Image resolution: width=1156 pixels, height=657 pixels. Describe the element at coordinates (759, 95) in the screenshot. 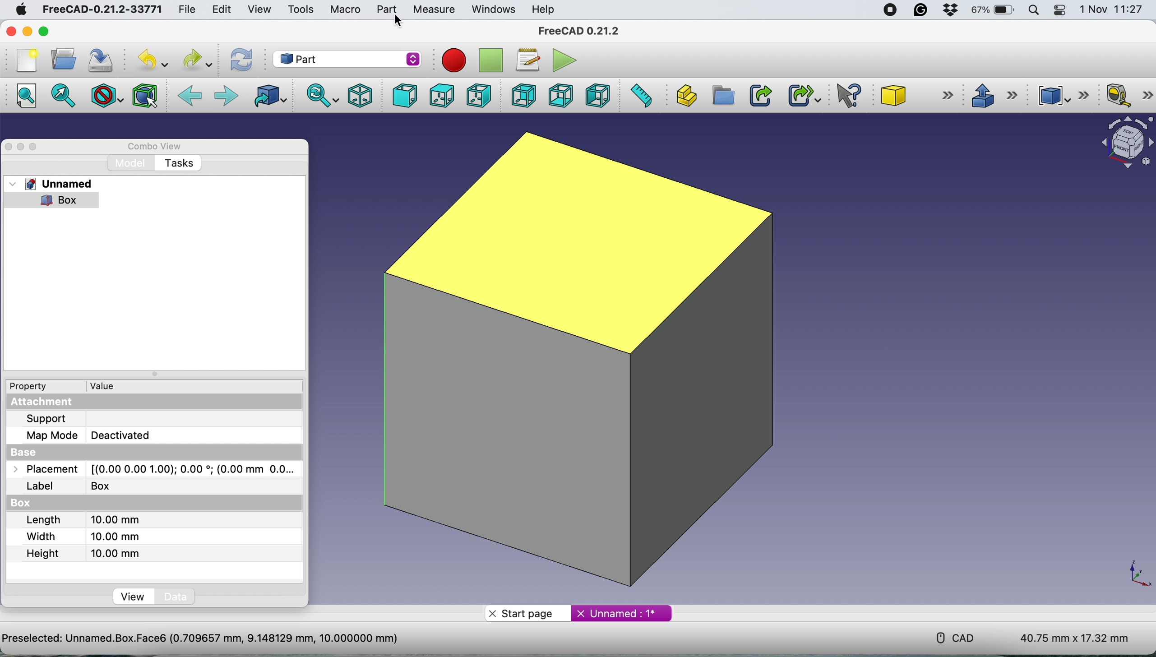

I see `make link` at that location.